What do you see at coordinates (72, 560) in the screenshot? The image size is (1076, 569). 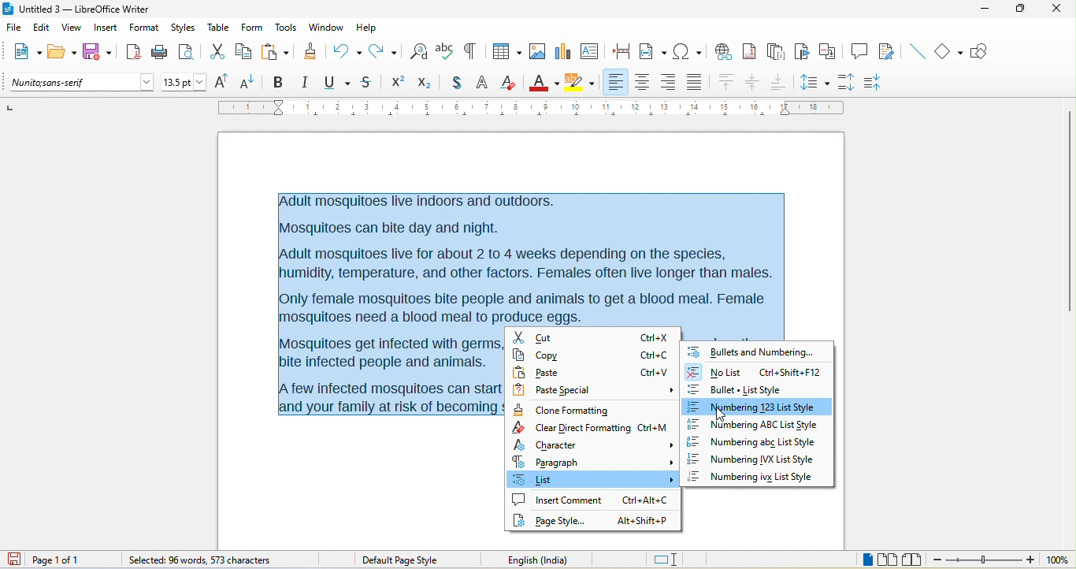 I see `page 1 of 1` at bounding box center [72, 560].